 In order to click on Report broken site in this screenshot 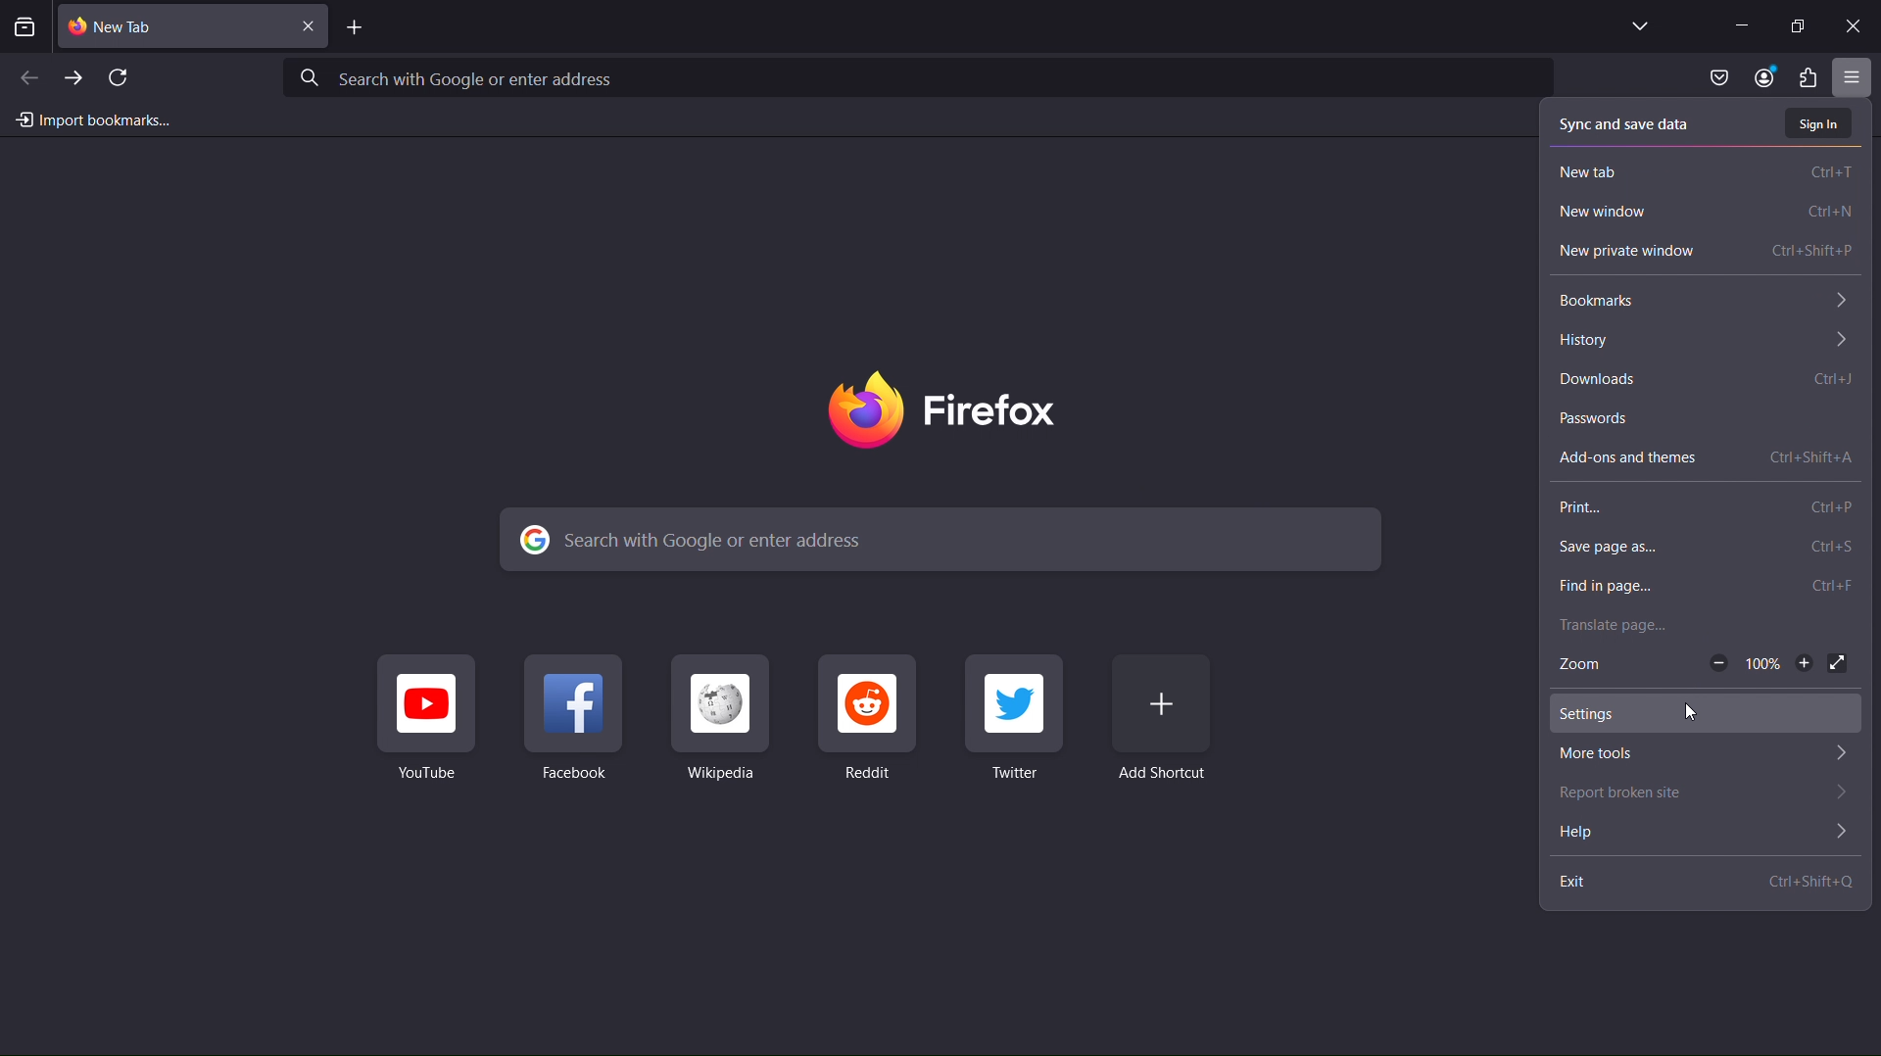, I will do `click(1705, 791)`.